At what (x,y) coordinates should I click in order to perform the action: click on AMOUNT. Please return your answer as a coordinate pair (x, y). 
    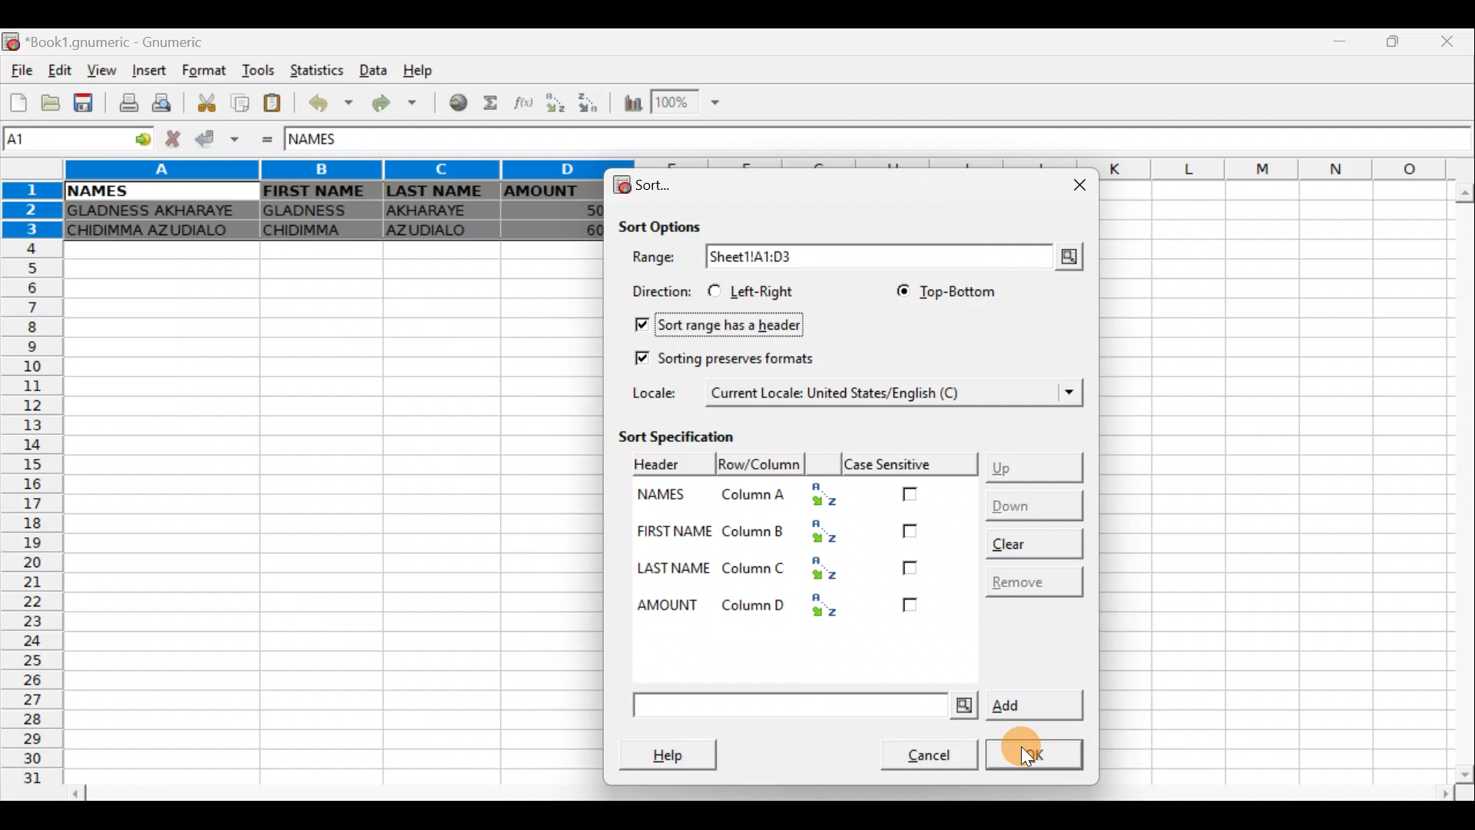
    Looking at the image, I should click on (552, 193).